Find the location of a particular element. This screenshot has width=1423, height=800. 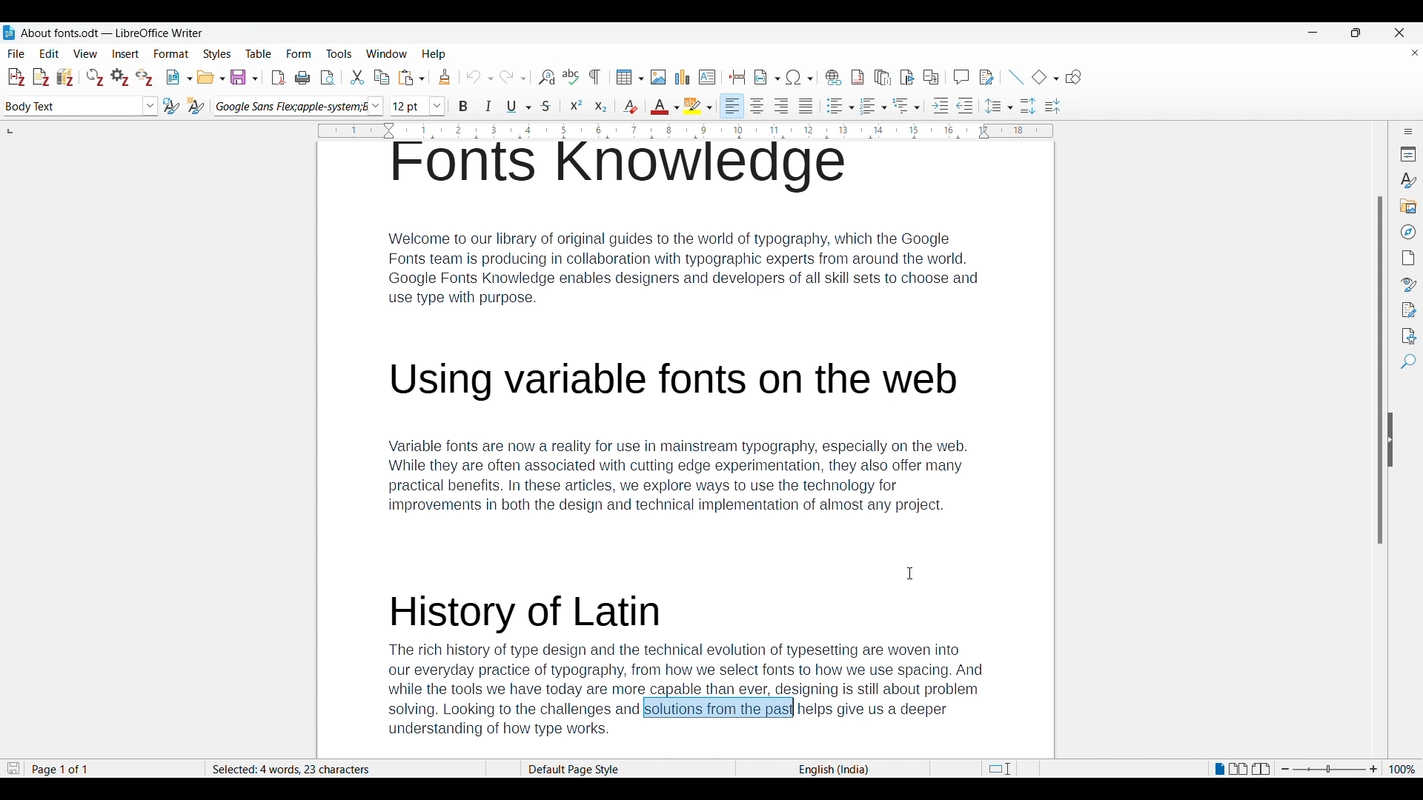

Default page style is located at coordinates (626, 770).